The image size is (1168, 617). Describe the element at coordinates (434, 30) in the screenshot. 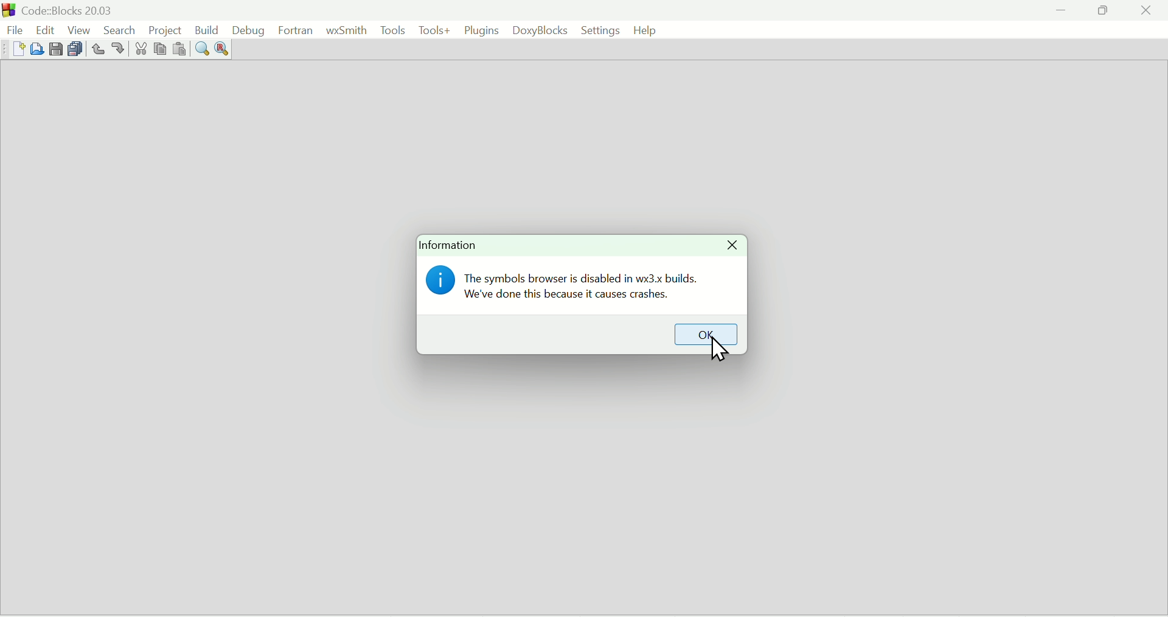

I see `Tools+` at that location.